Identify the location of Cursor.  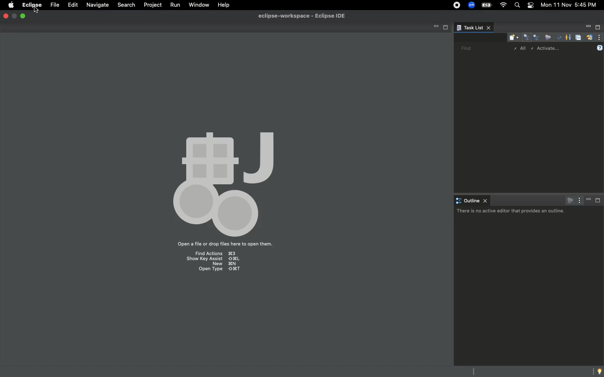
(36, 11).